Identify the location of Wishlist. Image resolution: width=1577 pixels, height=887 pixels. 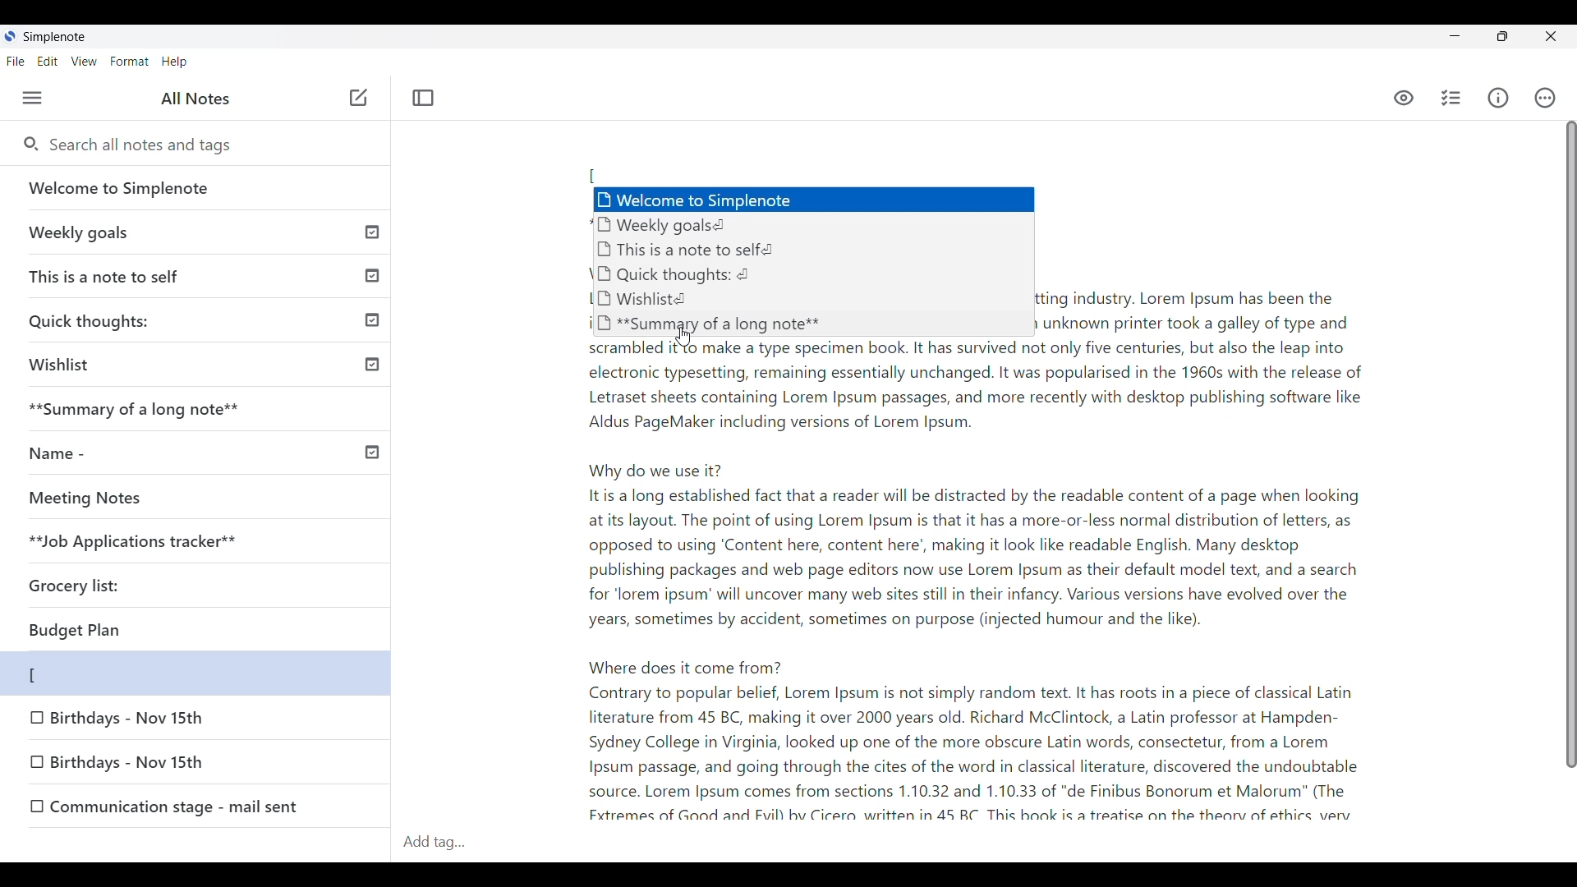
(199, 365).